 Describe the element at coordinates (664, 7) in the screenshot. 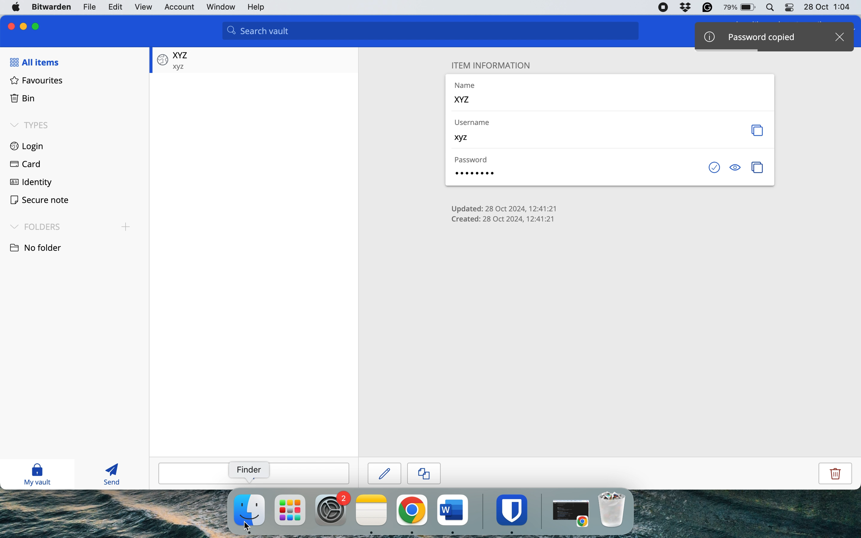

I see `screen recorder` at that location.